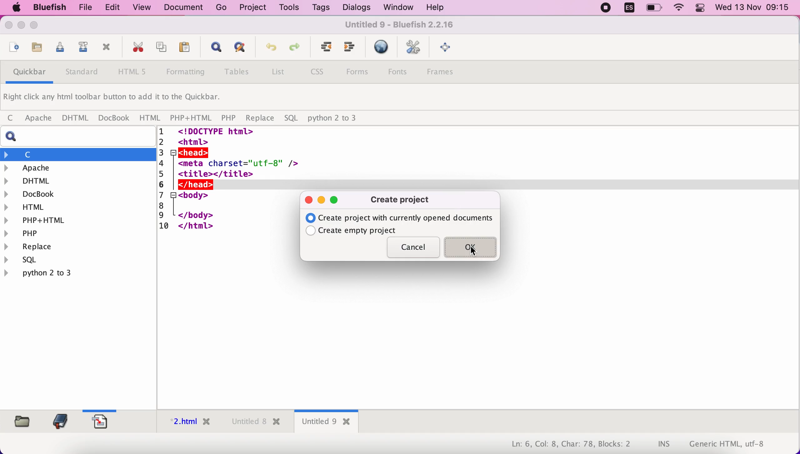  Describe the element at coordinates (626, 9) in the screenshot. I see `language` at that location.